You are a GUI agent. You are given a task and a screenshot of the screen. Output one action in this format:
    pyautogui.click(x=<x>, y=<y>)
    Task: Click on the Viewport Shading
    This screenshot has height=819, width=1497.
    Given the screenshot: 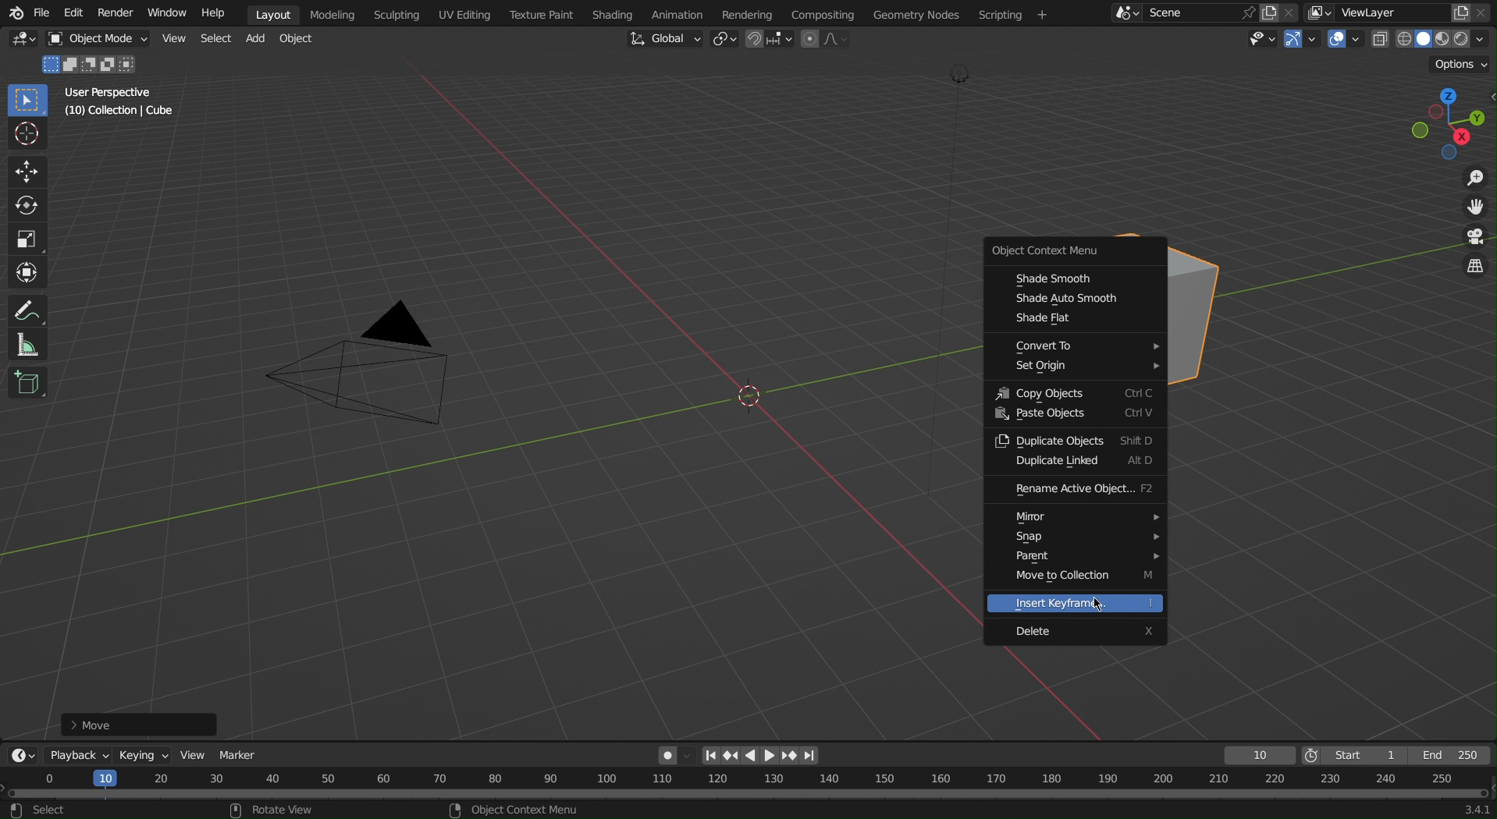 What is the action you would take?
    pyautogui.click(x=1432, y=40)
    